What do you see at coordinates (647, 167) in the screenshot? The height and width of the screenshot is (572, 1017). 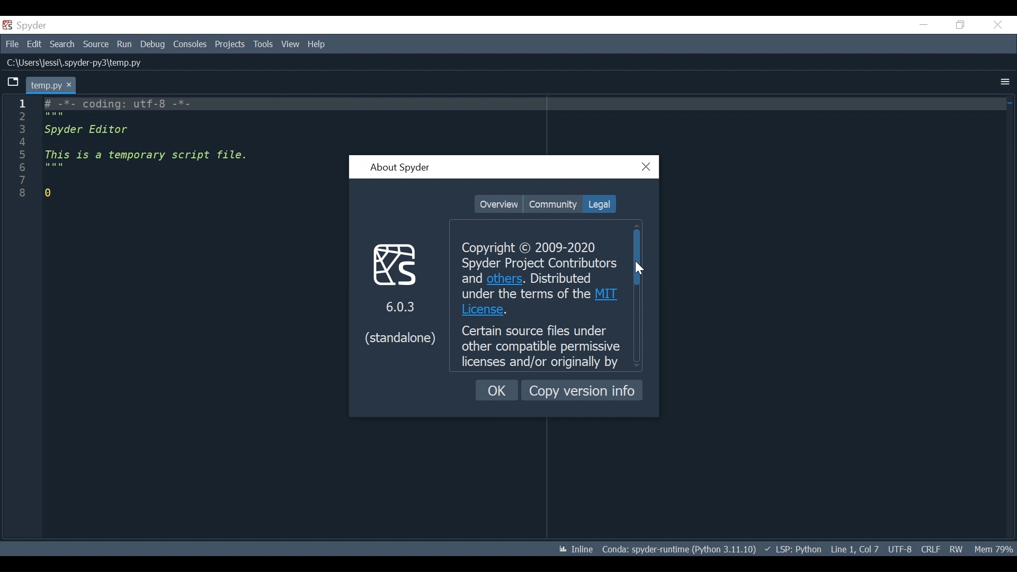 I see `Close` at bounding box center [647, 167].